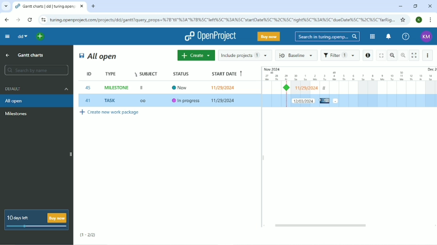 This screenshot has width=437, height=245. Describe the element at coordinates (322, 225) in the screenshot. I see `Horizontal scrollbar` at that location.